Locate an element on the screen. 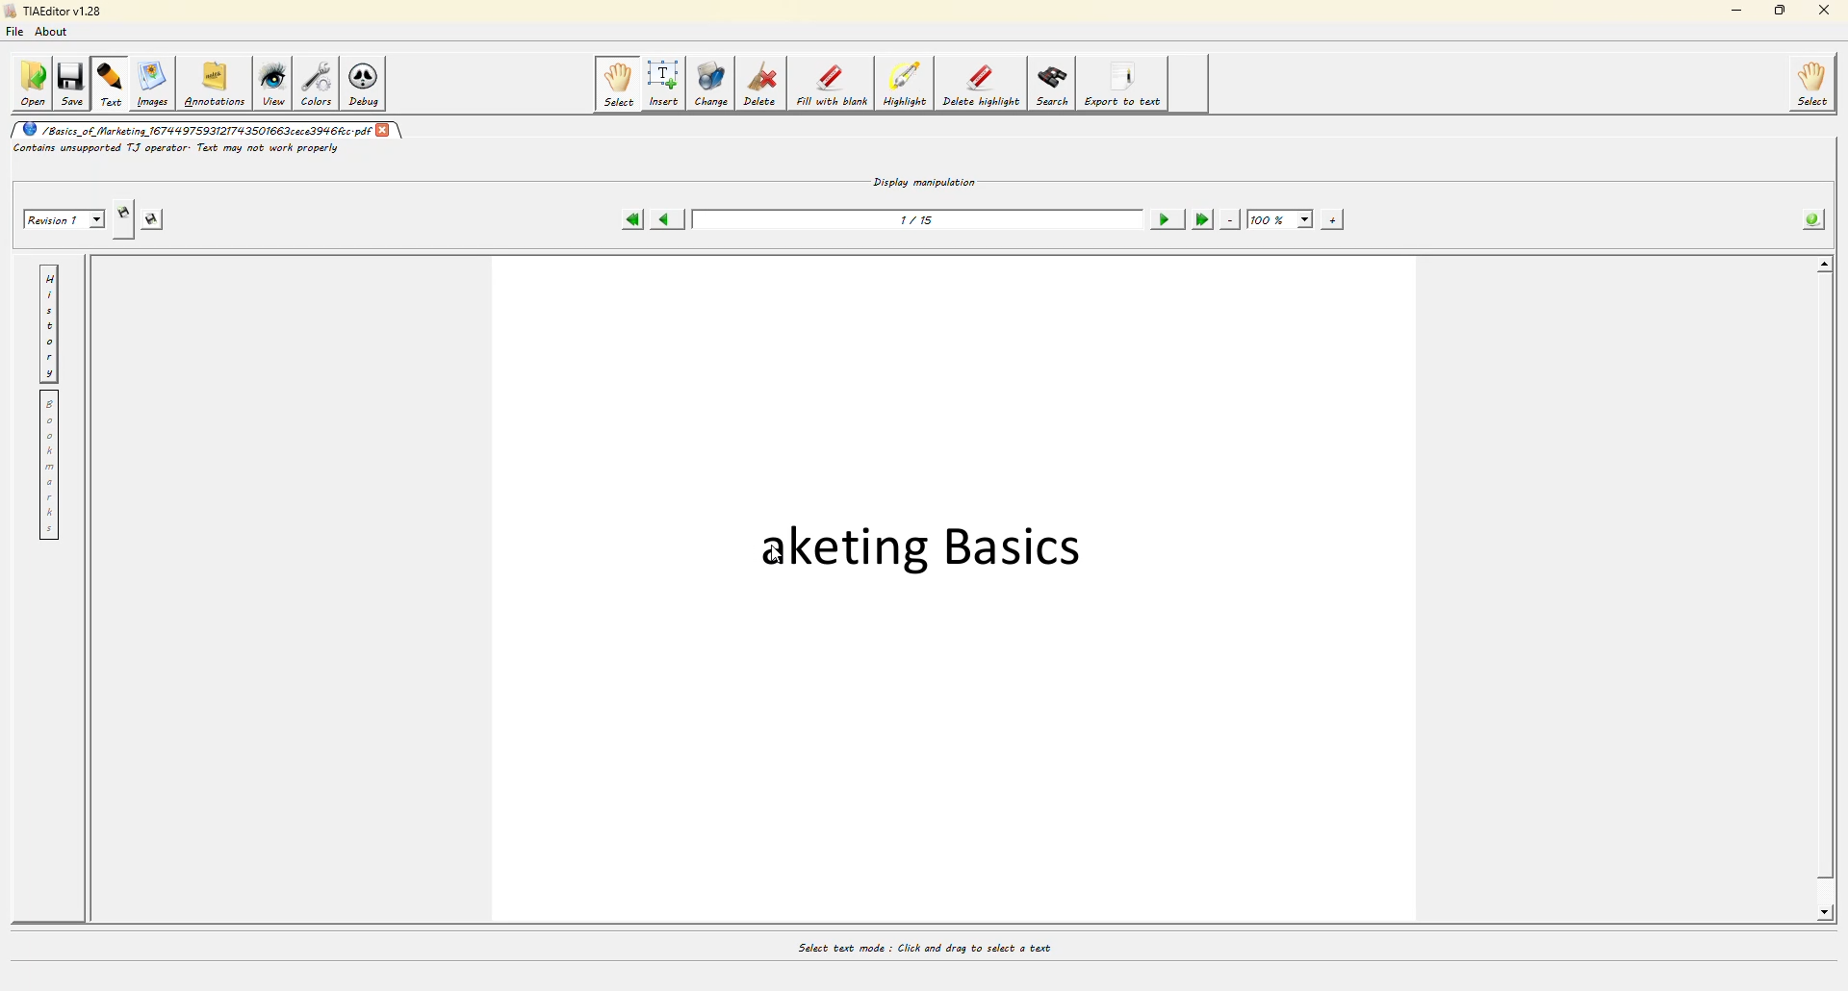  save is located at coordinates (70, 84).